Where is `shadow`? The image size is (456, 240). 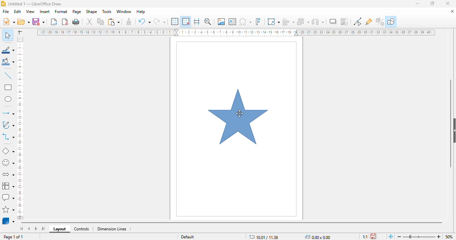
shadow is located at coordinates (333, 21).